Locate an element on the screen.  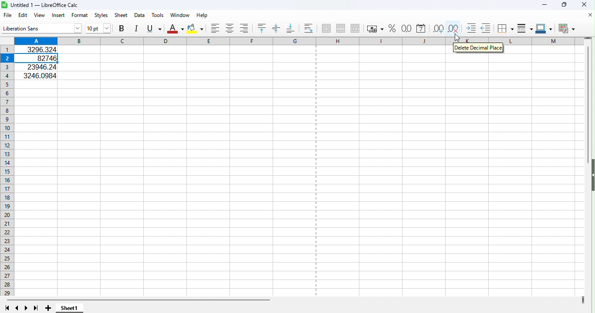
Scroll to next sheet is located at coordinates (27, 308).